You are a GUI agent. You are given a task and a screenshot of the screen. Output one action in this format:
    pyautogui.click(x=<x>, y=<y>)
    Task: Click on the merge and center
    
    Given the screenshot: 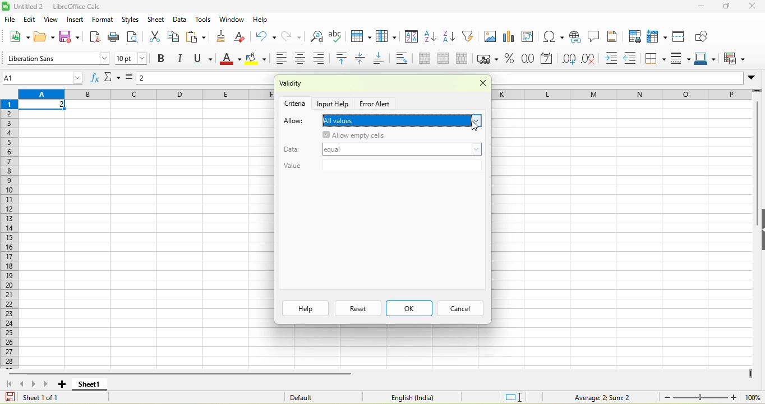 What is the action you would take?
    pyautogui.click(x=425, y=59)
    